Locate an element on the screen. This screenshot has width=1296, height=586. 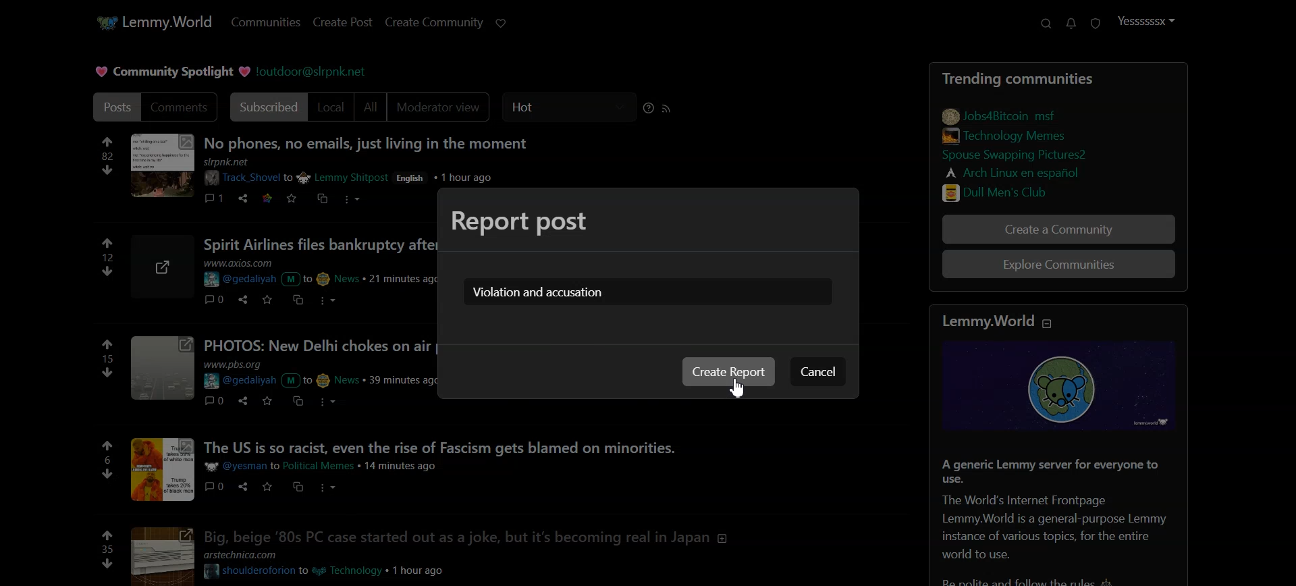
Cancel is located at coordinates (817, 371).